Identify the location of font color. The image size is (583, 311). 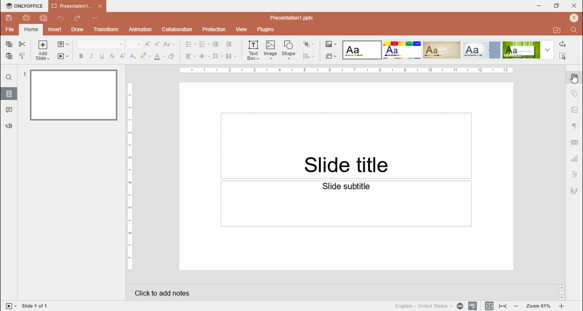
(159, 56).